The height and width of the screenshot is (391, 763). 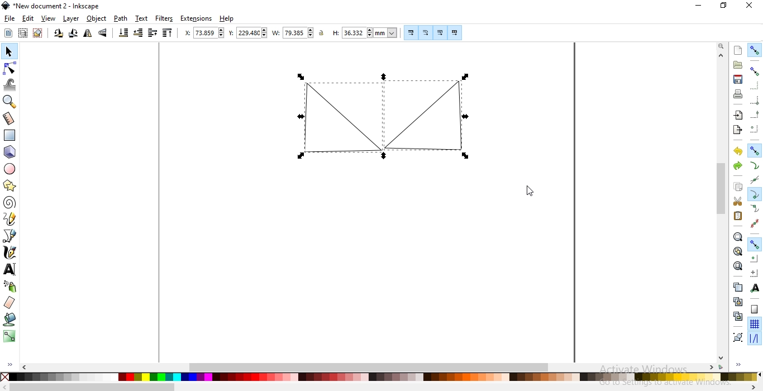 I want to click on edit, so click(x=27, y=18).